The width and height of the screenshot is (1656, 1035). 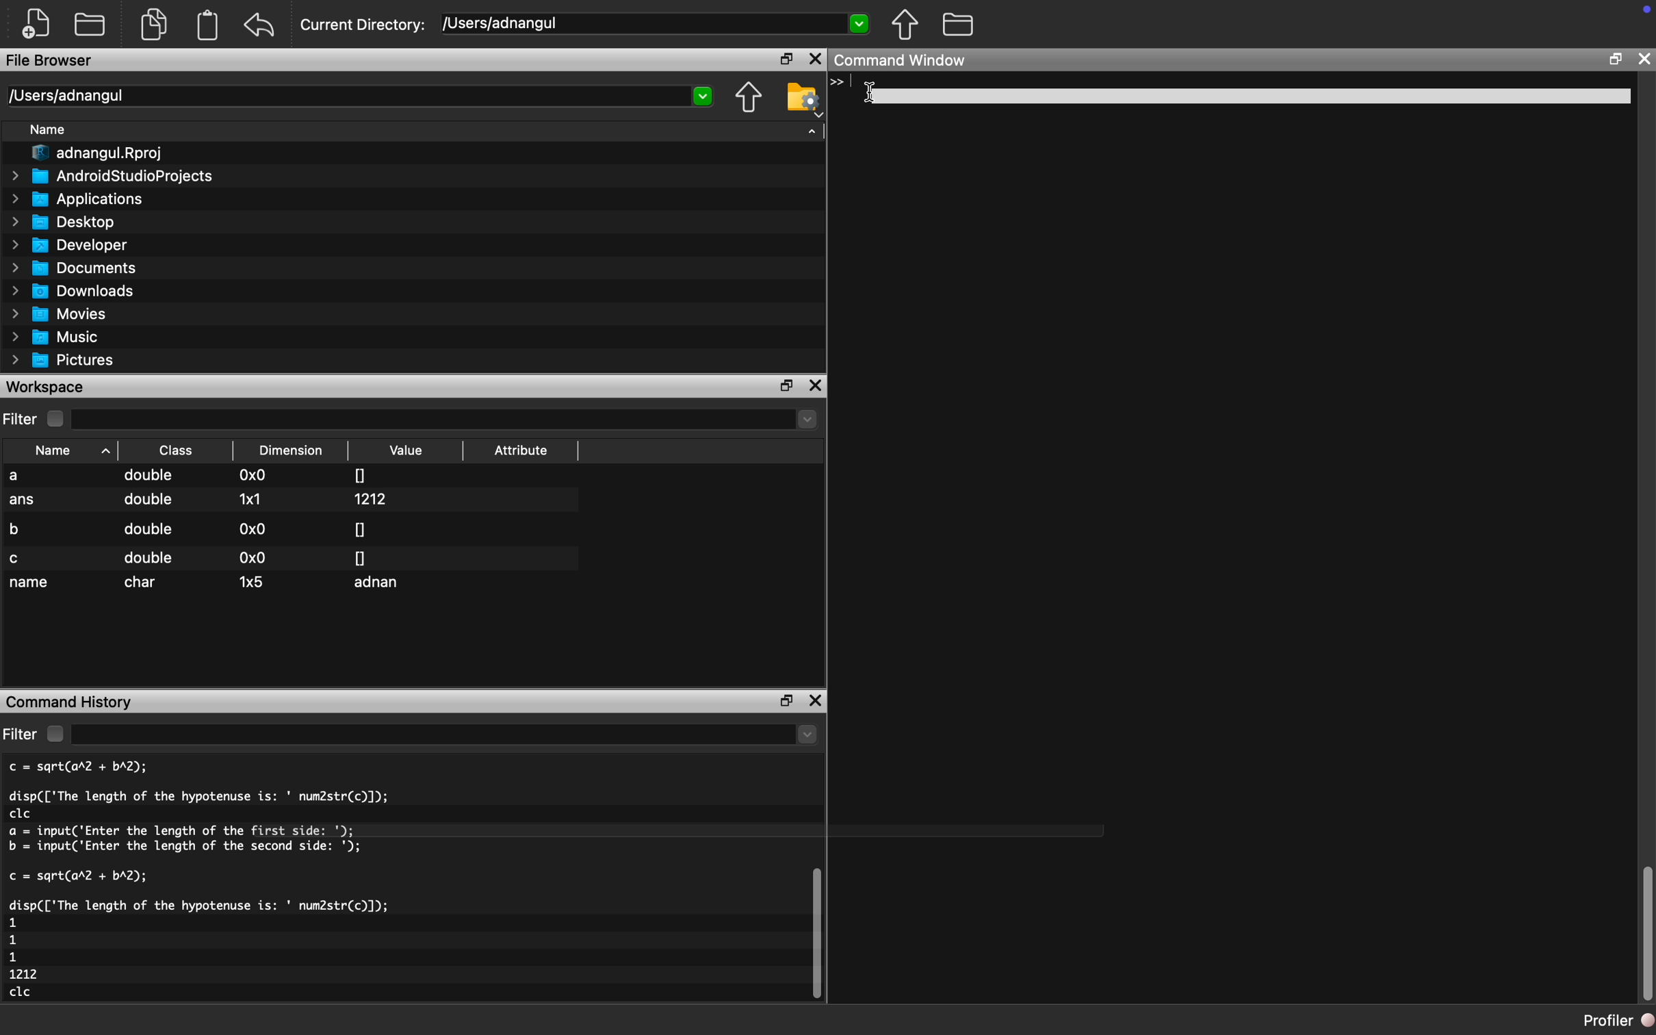 What do you see at coordinates (151, 477) in the screenshot?
I see `double` at bounding box center [151, 477].